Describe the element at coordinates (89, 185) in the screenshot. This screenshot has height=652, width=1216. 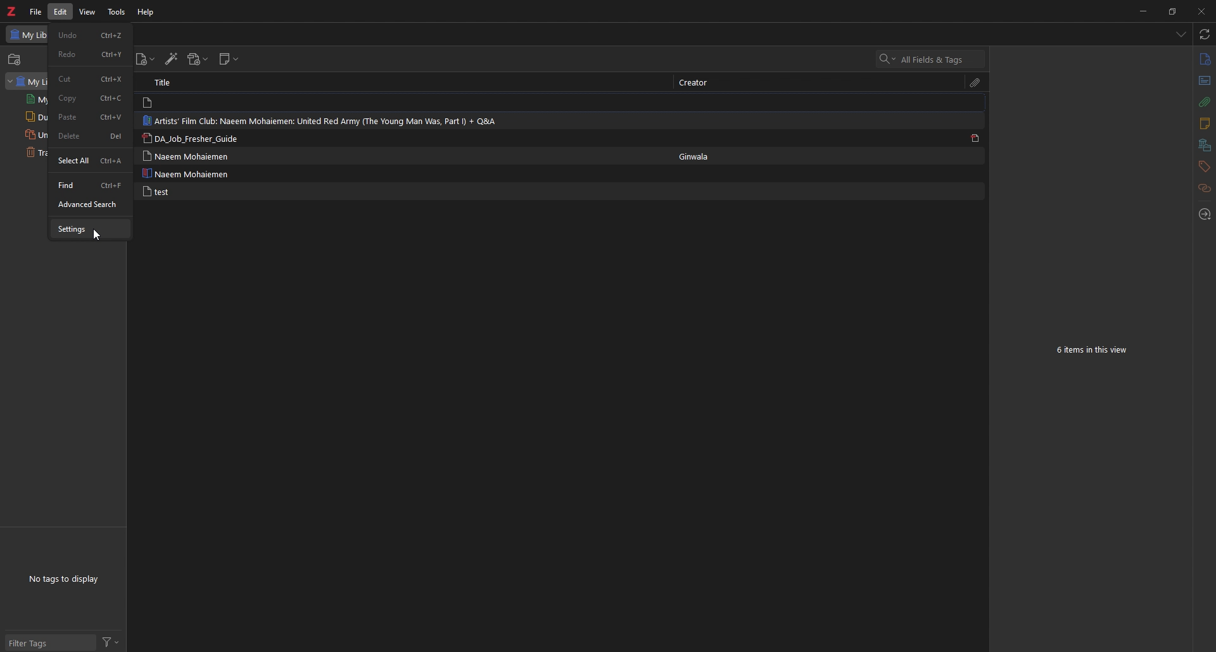
I see `Find ctrl+F` at that location.